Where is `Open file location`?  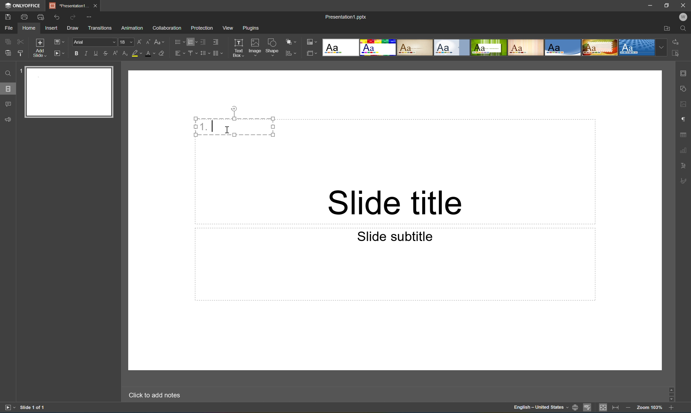
Open file location is located at coordinates (668, 28).